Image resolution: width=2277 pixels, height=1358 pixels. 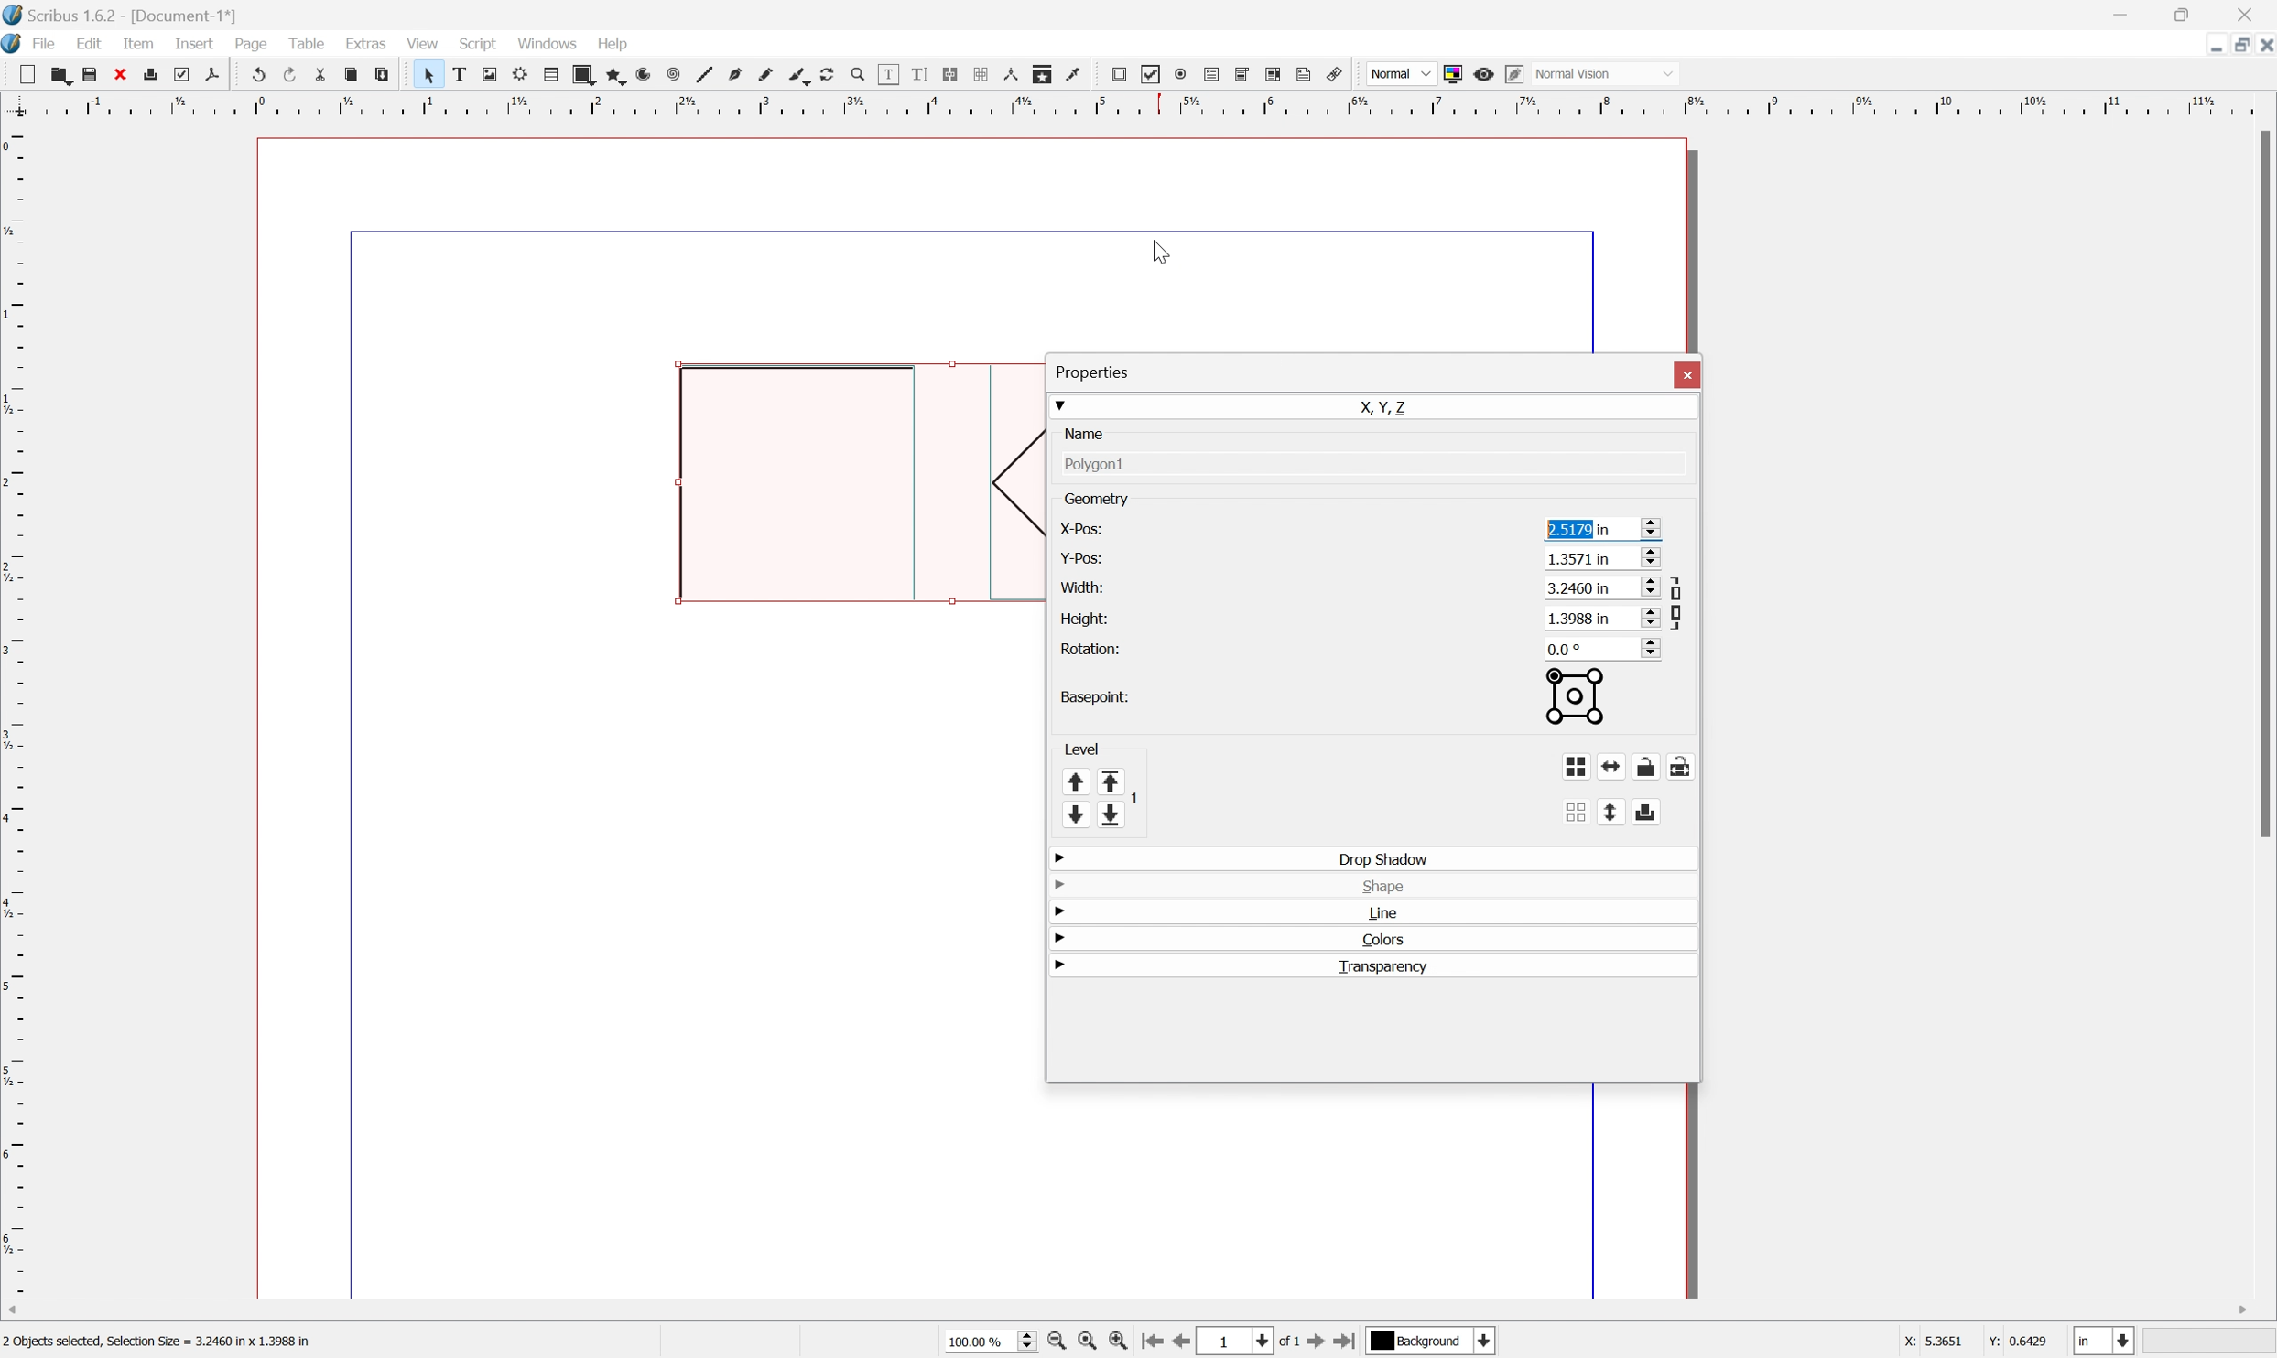 I want to click on Rectangle, so click(x=817, y=486).